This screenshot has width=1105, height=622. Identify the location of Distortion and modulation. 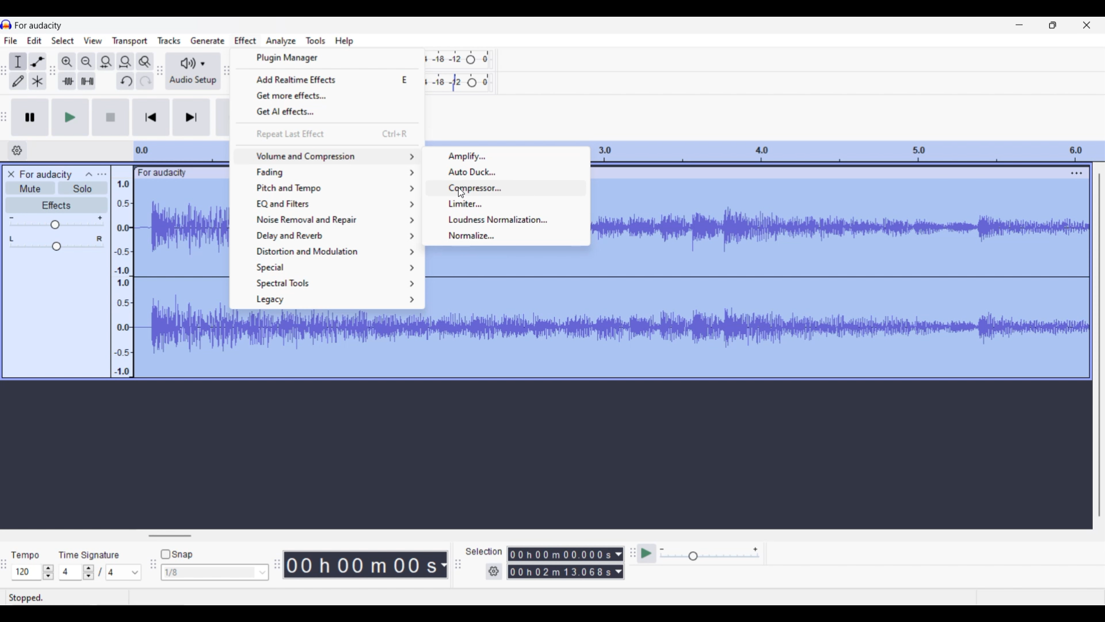
(327, 252).